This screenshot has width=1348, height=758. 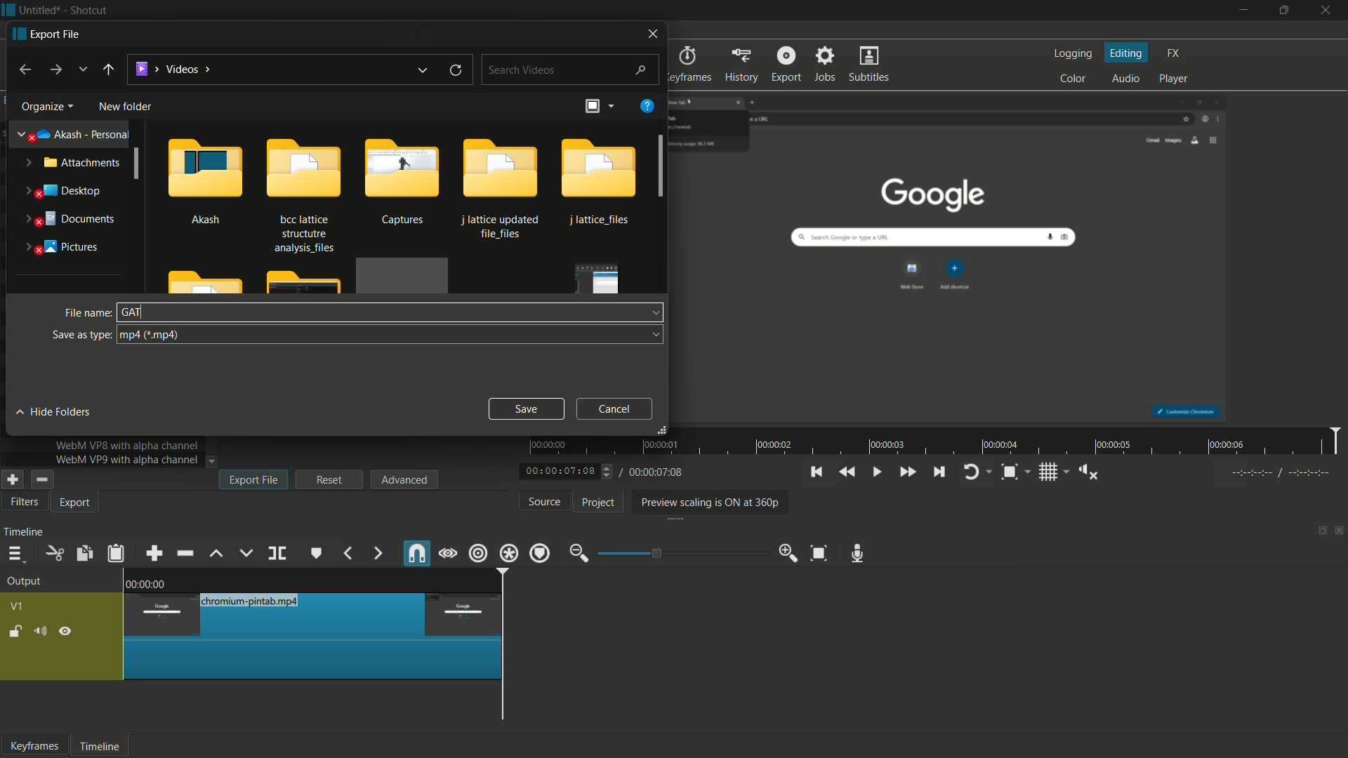 I want to click on time, so click(x=938, y=441).